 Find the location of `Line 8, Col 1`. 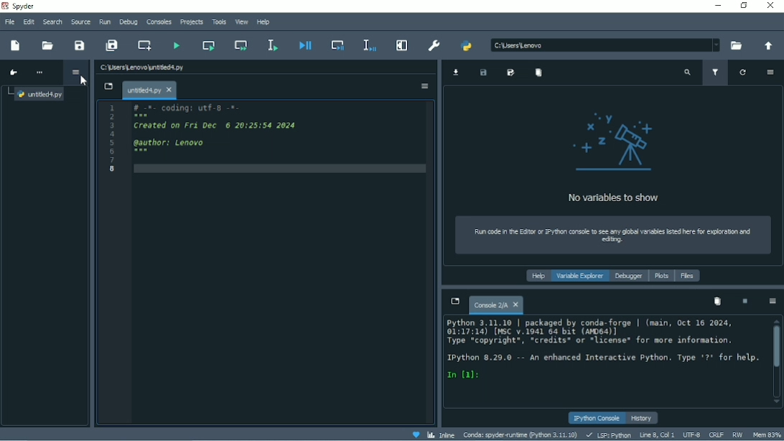

Line 8, Col 1 is located at coordinates (656, 435).